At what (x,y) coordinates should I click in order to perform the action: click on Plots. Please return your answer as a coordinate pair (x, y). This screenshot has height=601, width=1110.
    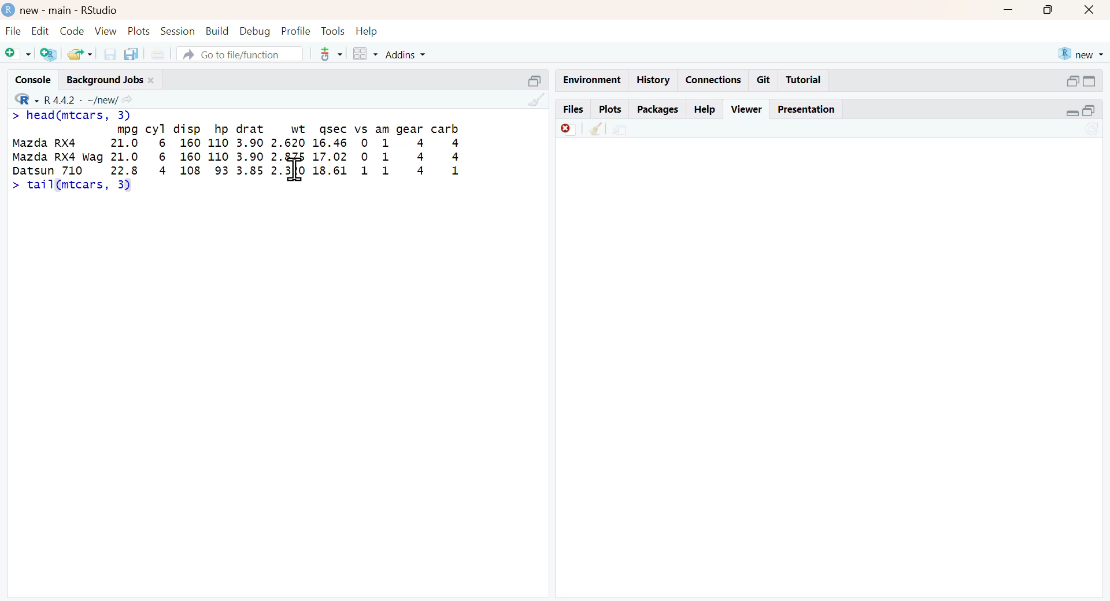
    Looking at the image, I should click on (138, 29).